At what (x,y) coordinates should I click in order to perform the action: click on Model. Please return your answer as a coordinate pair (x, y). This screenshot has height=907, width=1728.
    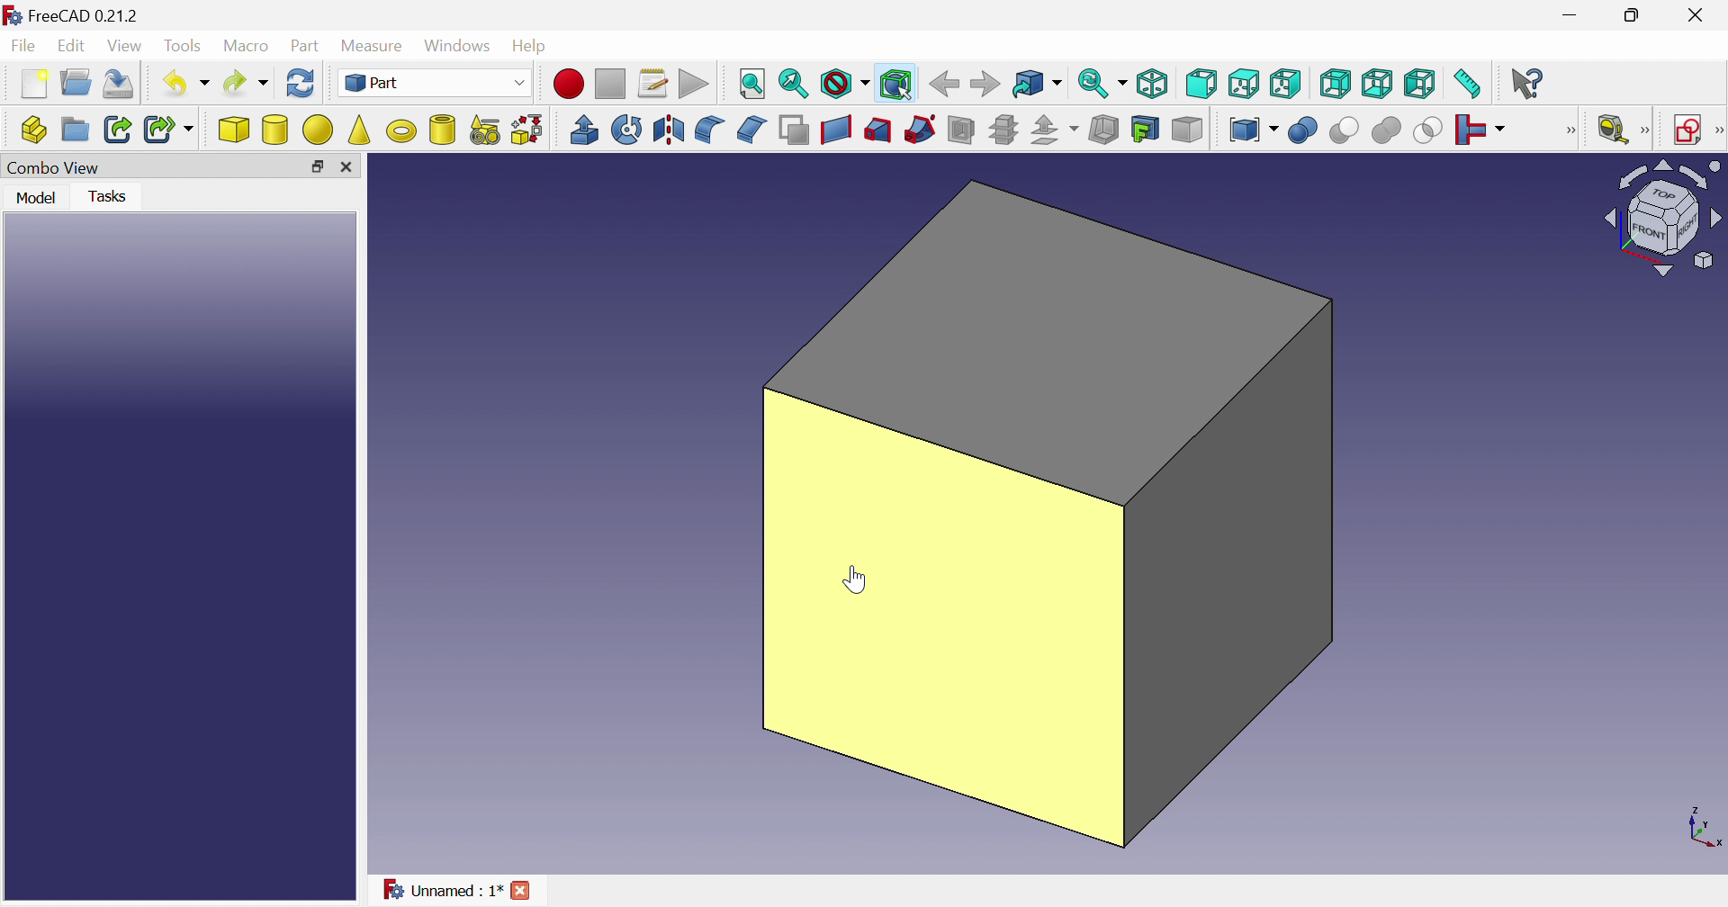
    Looking at the image, I should click on (34, 196).